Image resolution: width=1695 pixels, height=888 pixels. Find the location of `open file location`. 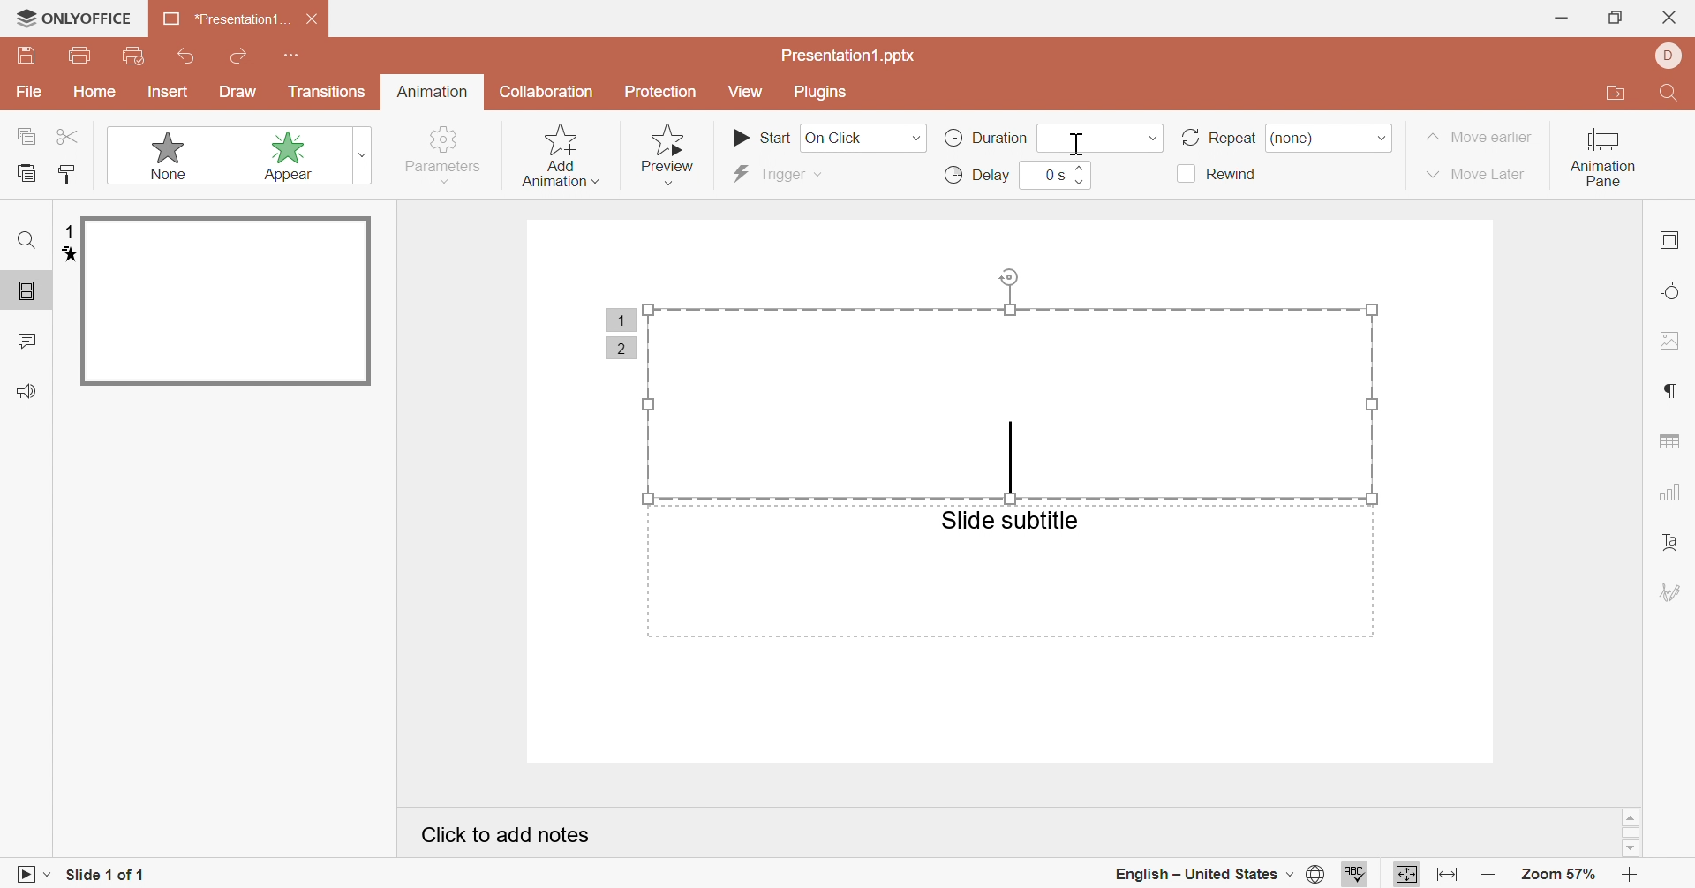

open file location is located at coordinates (1622, 94).